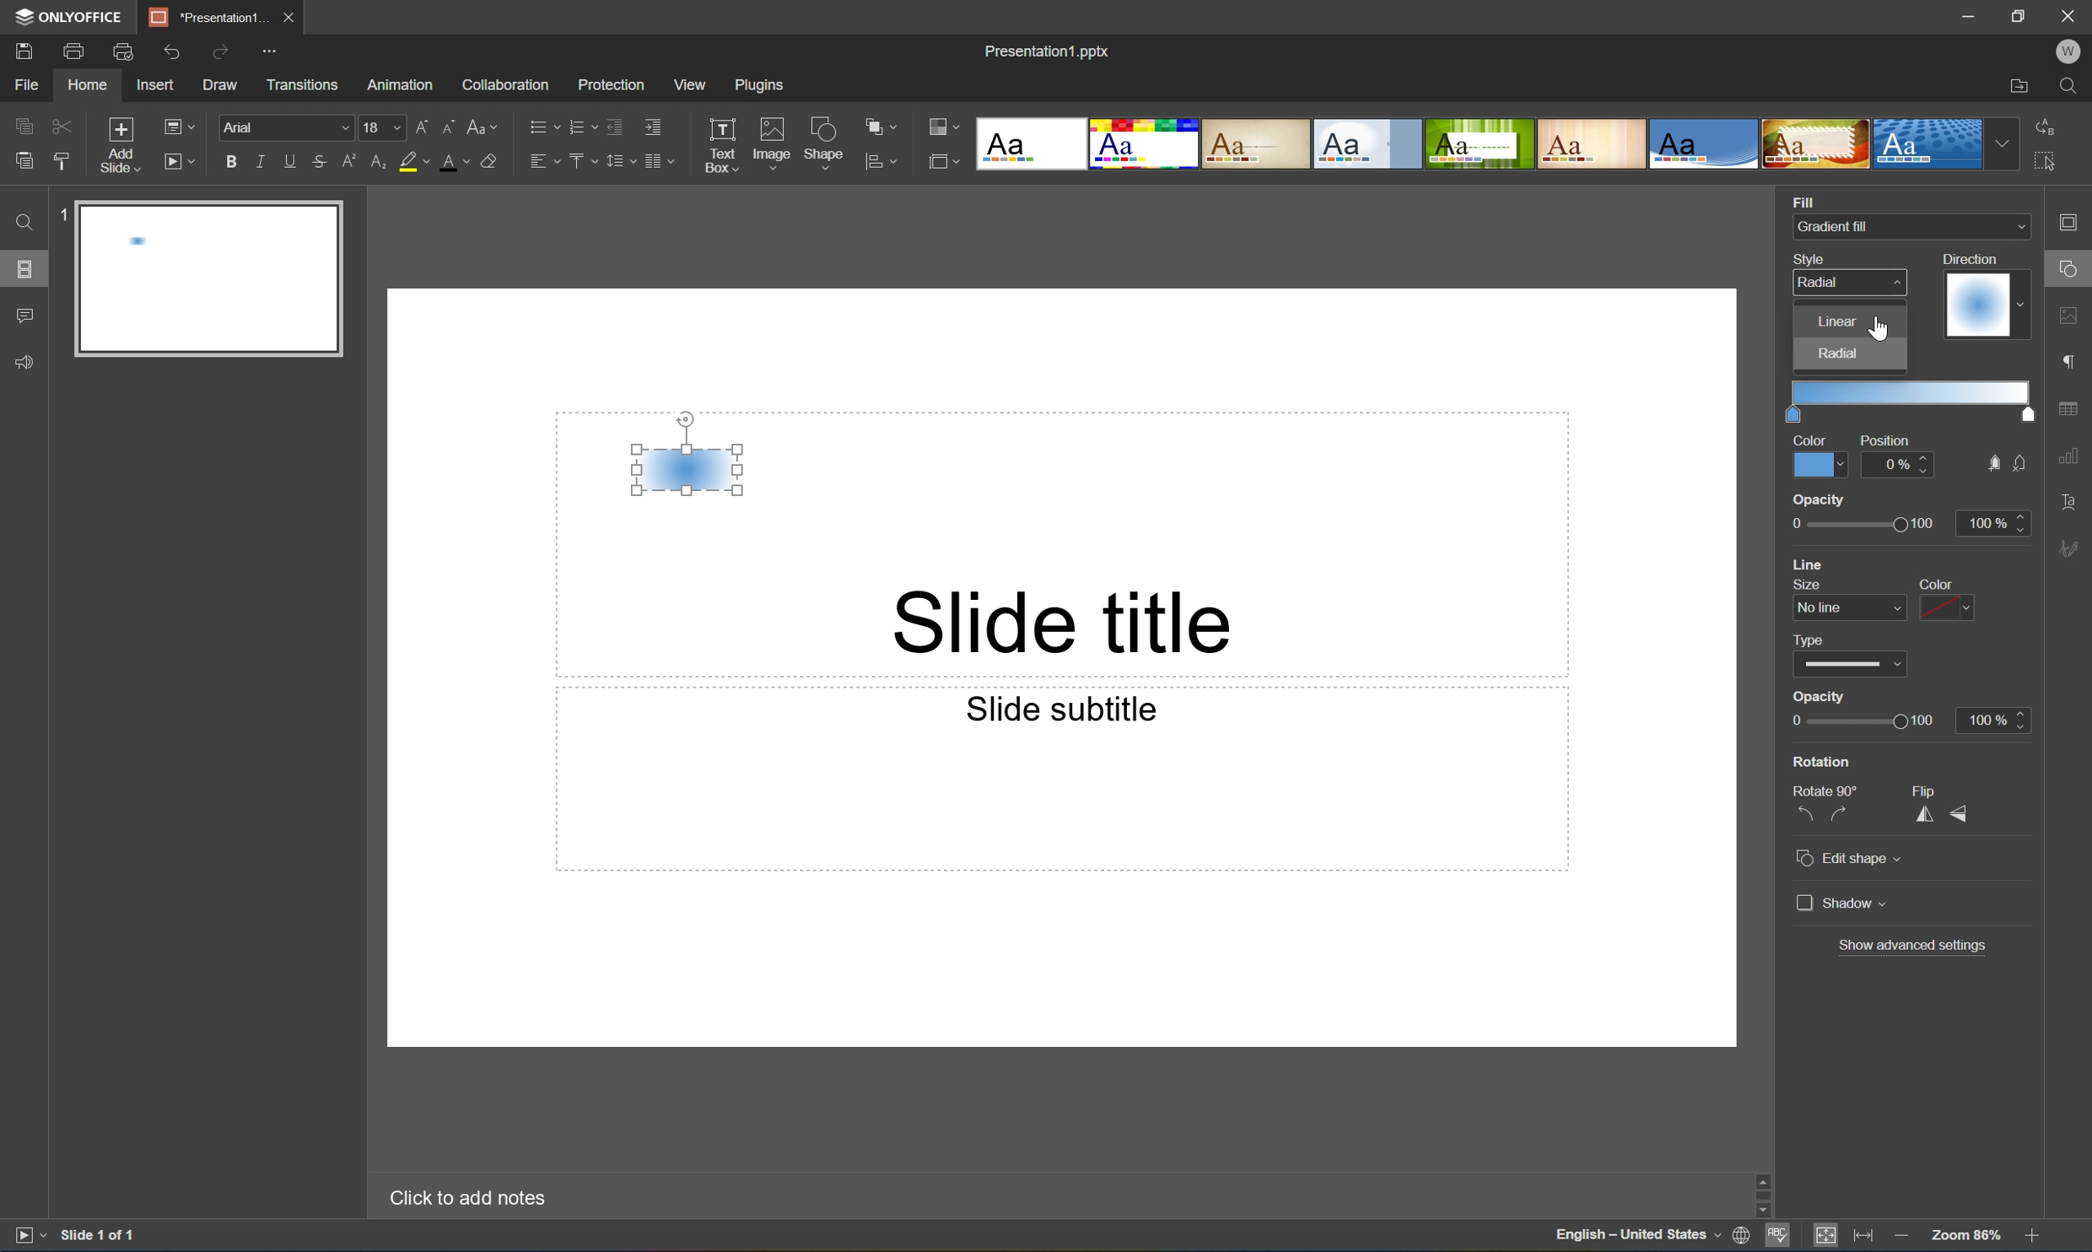 The width and height of the screenshot is (2092, 1252). I want to click on Increase indent, so click(651, 125).